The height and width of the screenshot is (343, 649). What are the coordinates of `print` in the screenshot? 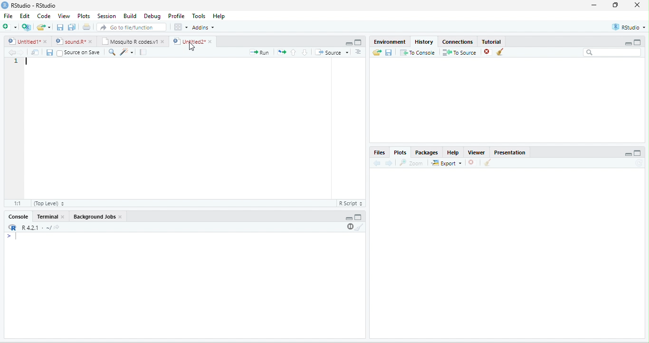 It's located at (86, 27).